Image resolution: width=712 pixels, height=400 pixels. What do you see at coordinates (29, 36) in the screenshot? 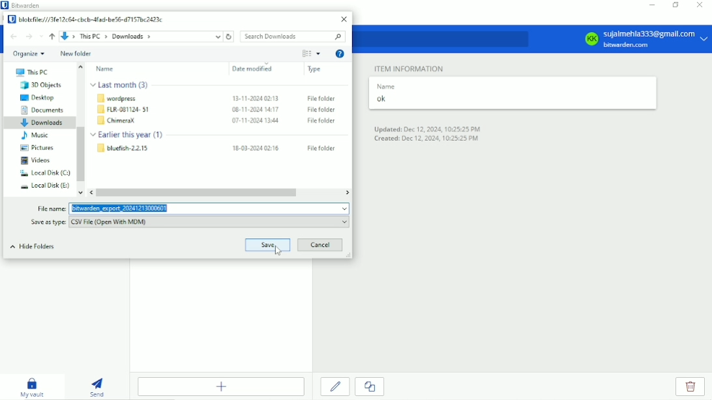
I see `Forward` at bounding box center [29, 36].